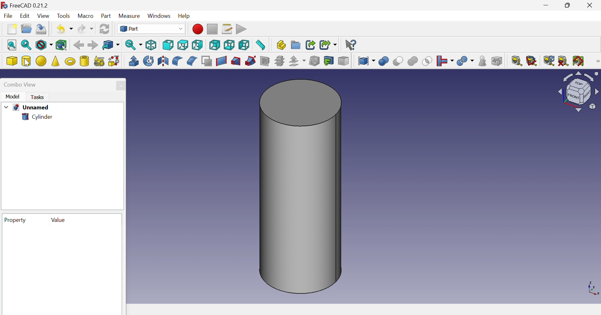  I want to click on Union, so click(427, 62).